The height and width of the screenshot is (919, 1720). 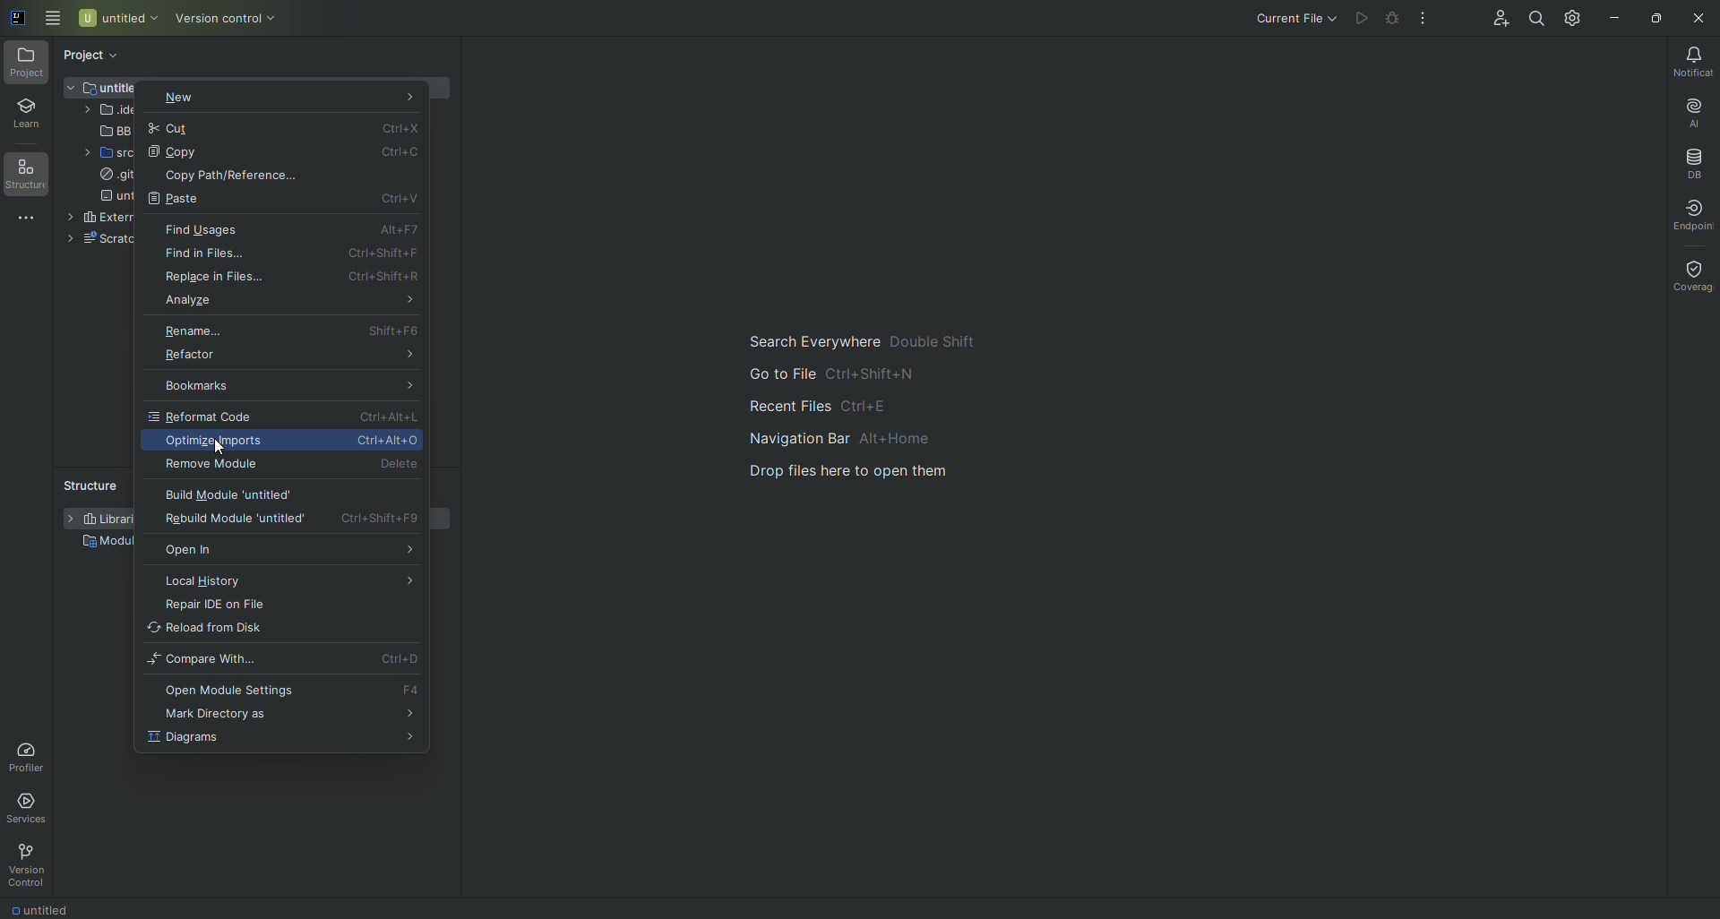 What do you see at coordinates (1693, 216) in the screenshot?
I see `Endpoint` at bounding box center [1693, 216].